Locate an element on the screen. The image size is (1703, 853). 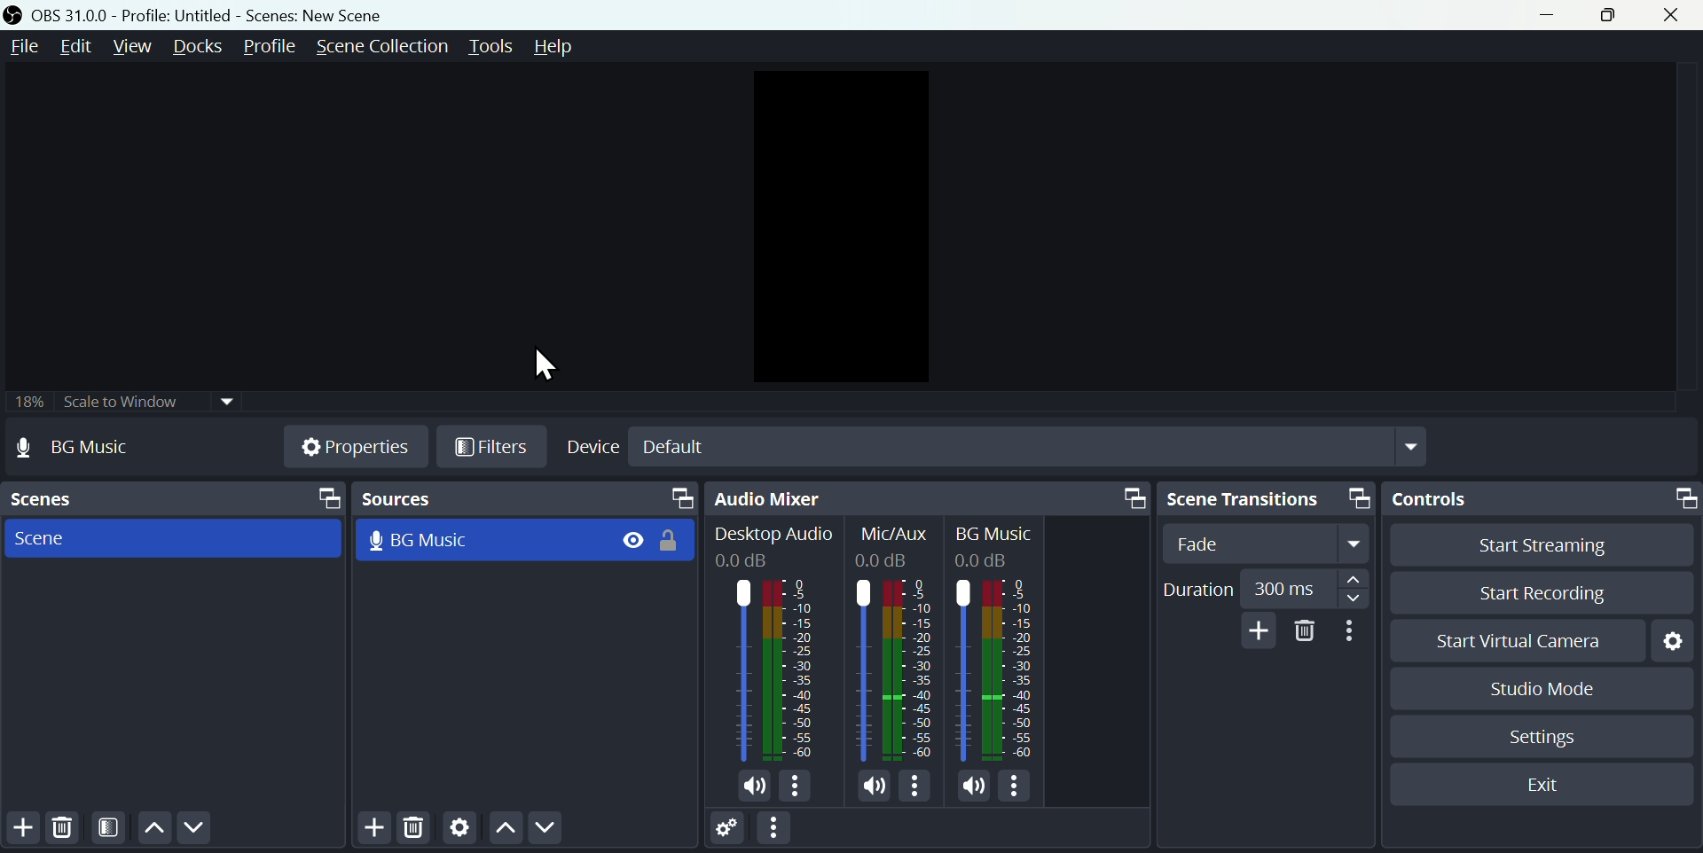
fade is located at coordinates (1273, 544).